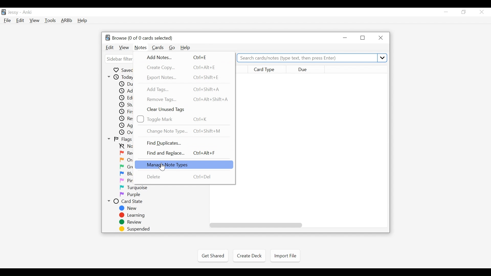 This screenshot has width=491, height=276. What do you see at coordinates (125, 112) in the screenshot?
I see `First Review` at bounding box center [125, 112].